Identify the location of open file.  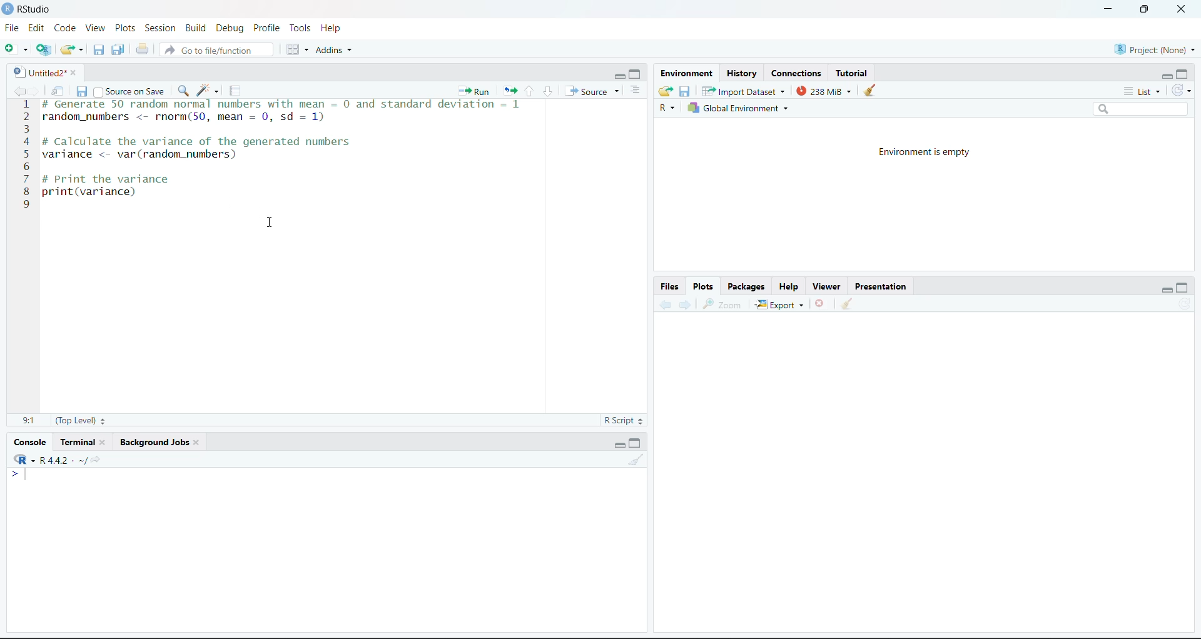
(73, 50).